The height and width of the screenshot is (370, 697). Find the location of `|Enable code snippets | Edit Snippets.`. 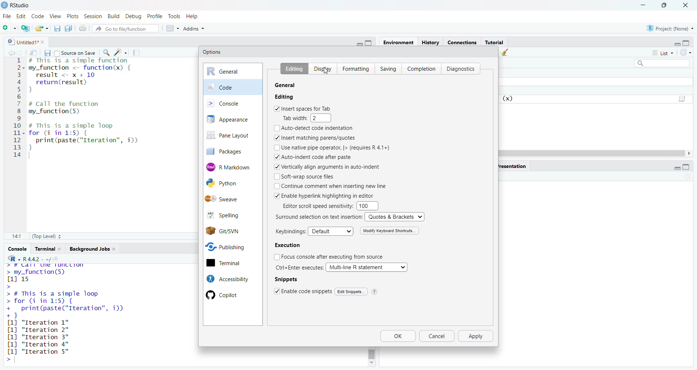

|Enable code snippets | Edit Snippets. is located at coordinates (319, 291).